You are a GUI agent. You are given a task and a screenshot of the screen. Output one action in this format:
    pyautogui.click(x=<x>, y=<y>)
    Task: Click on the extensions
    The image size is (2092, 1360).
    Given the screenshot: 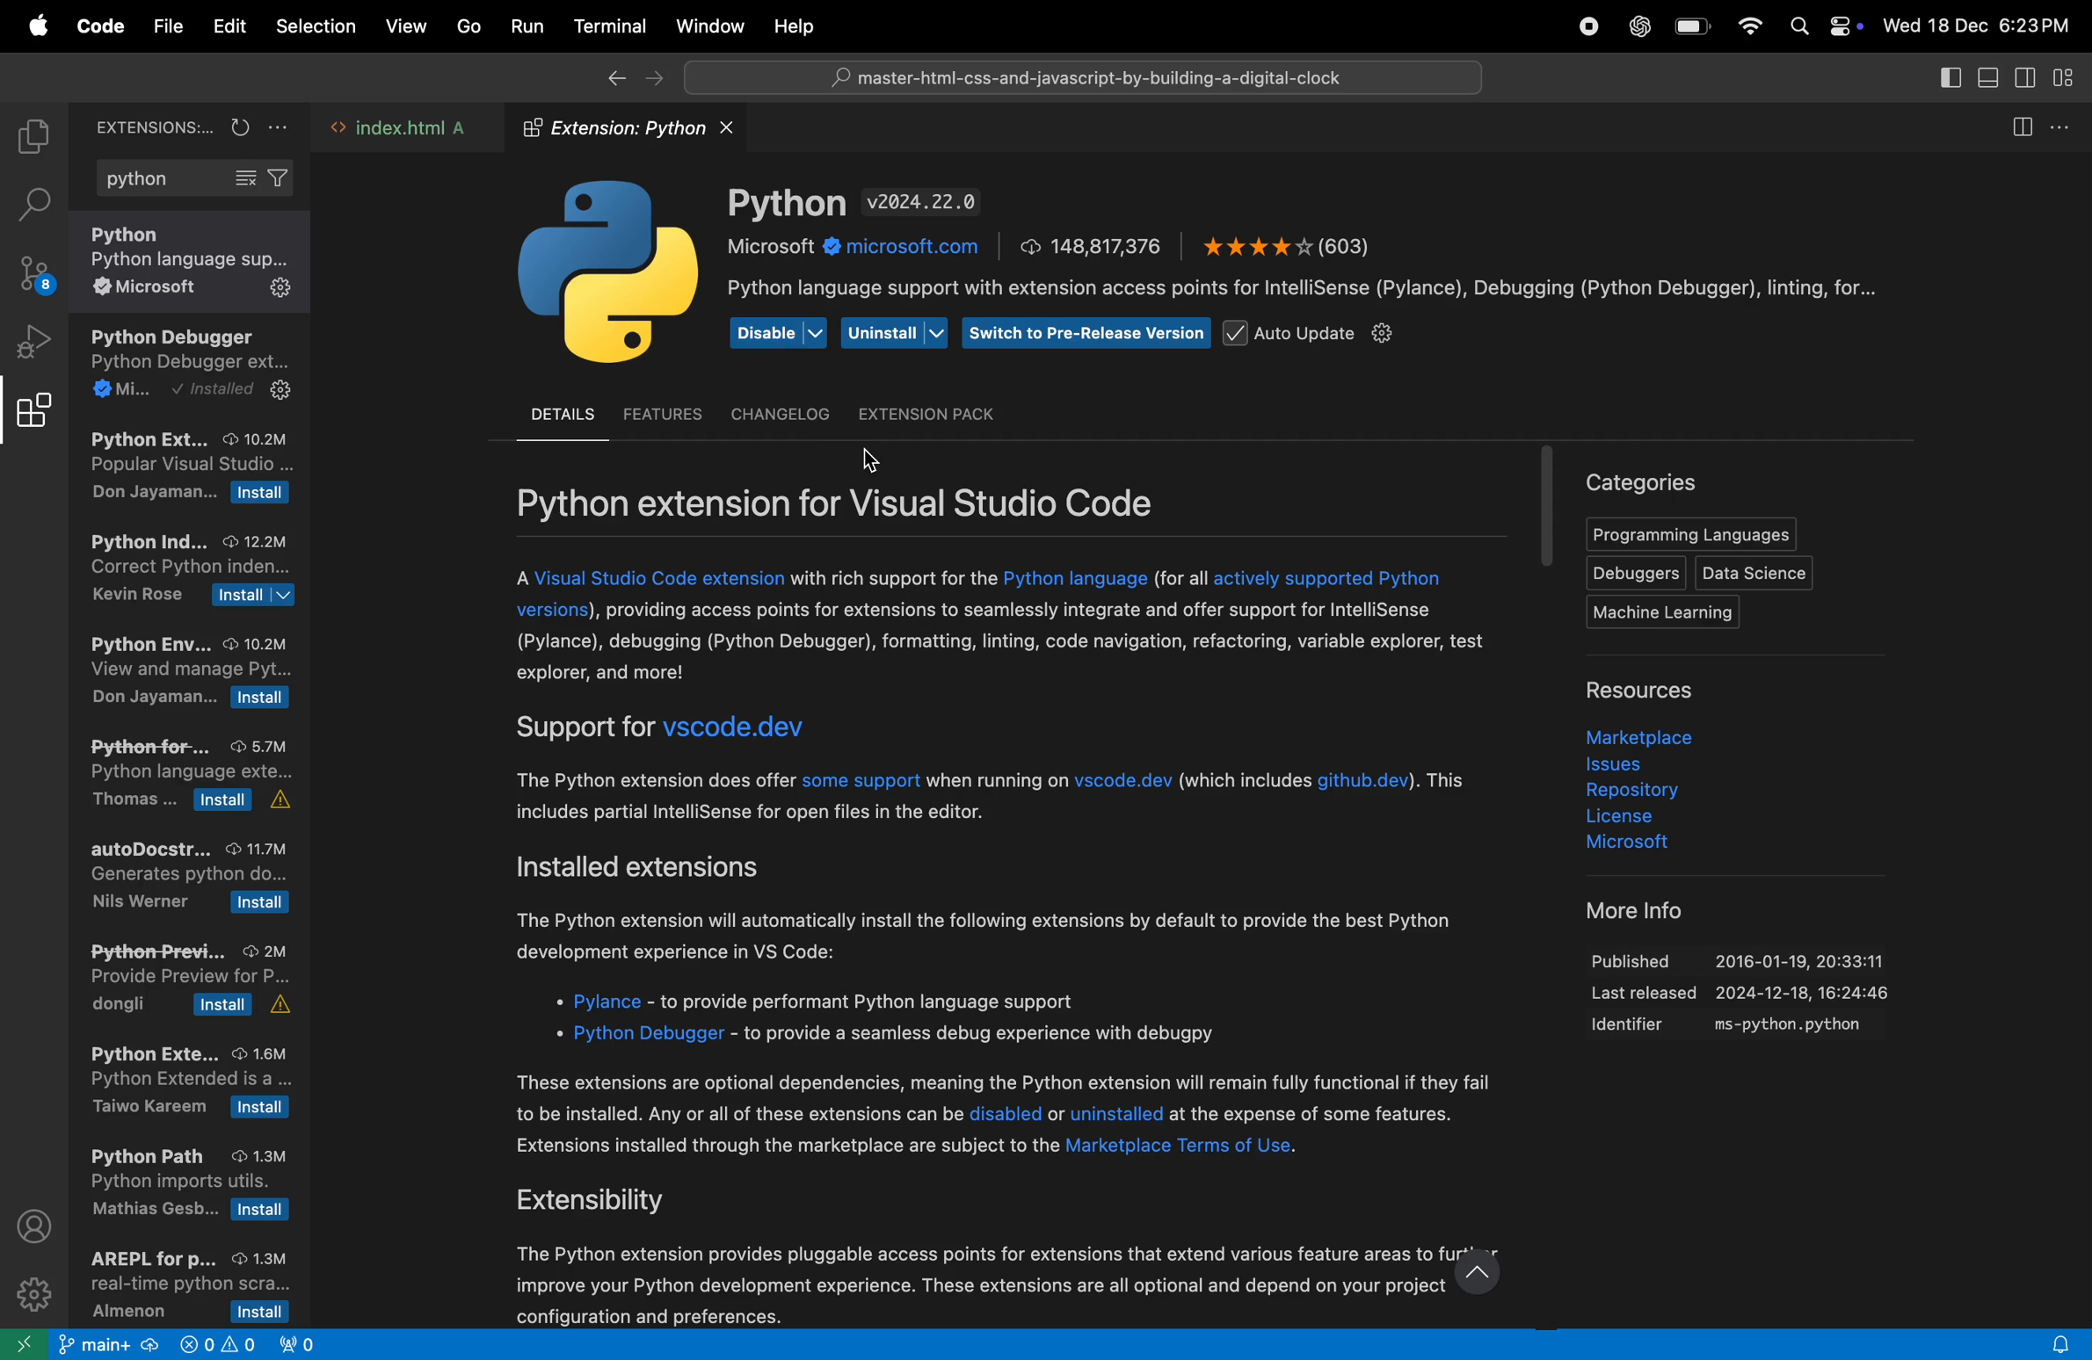 What is the action you would take?
    pyautogui.click(x=33, y=417)
    